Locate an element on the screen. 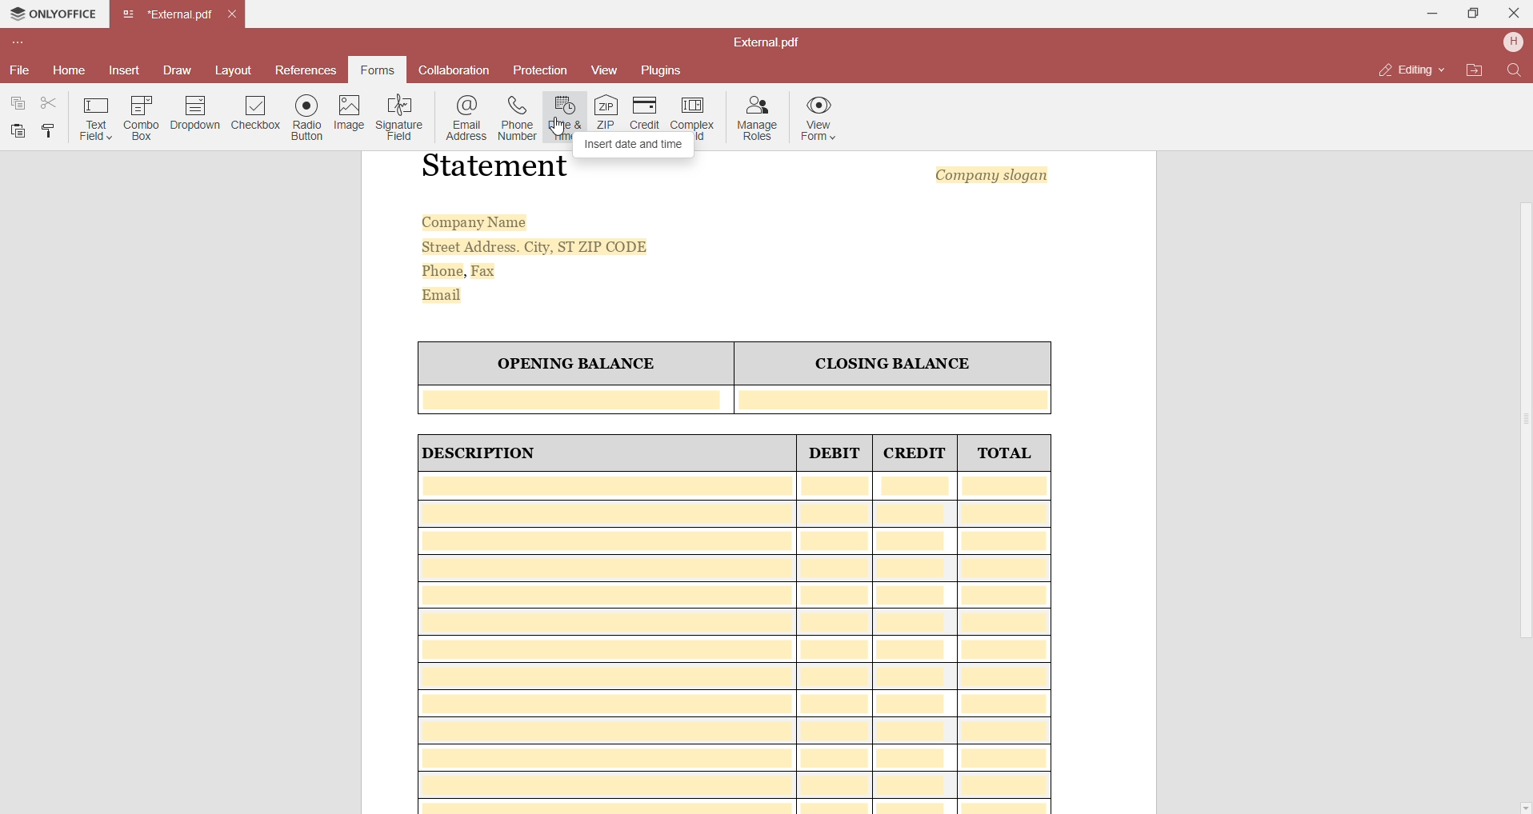 The image size is (1533, 814). Tab name(External.pdf) is located at coordinates (168, 15).